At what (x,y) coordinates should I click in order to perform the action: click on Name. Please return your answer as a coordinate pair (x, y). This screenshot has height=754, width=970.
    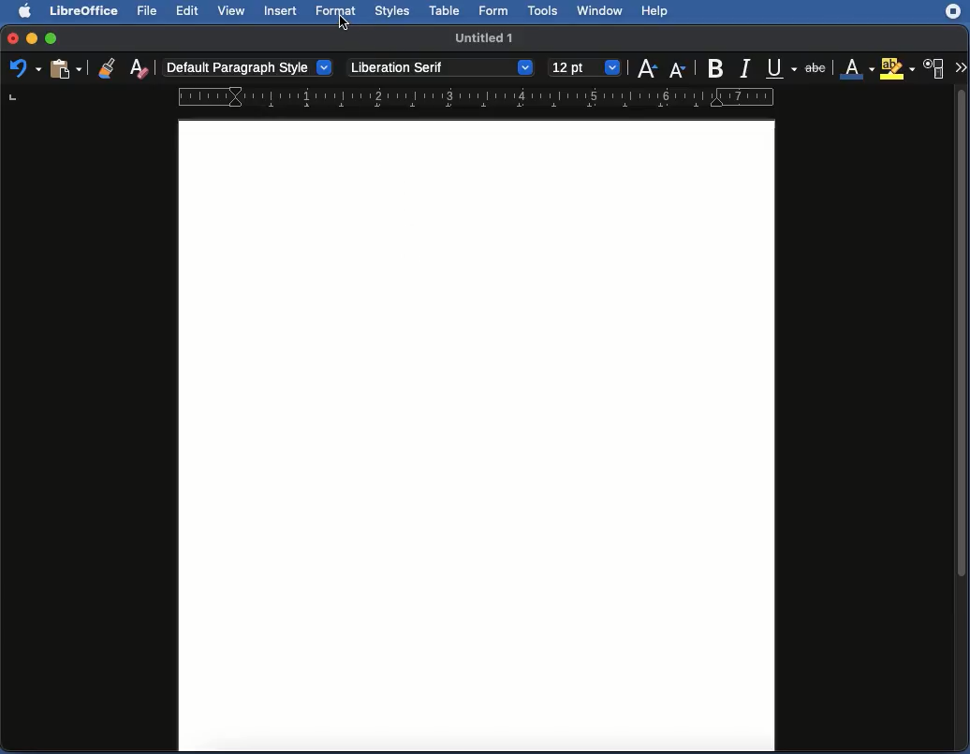
    Looking at the image, I should click on (484, 37).